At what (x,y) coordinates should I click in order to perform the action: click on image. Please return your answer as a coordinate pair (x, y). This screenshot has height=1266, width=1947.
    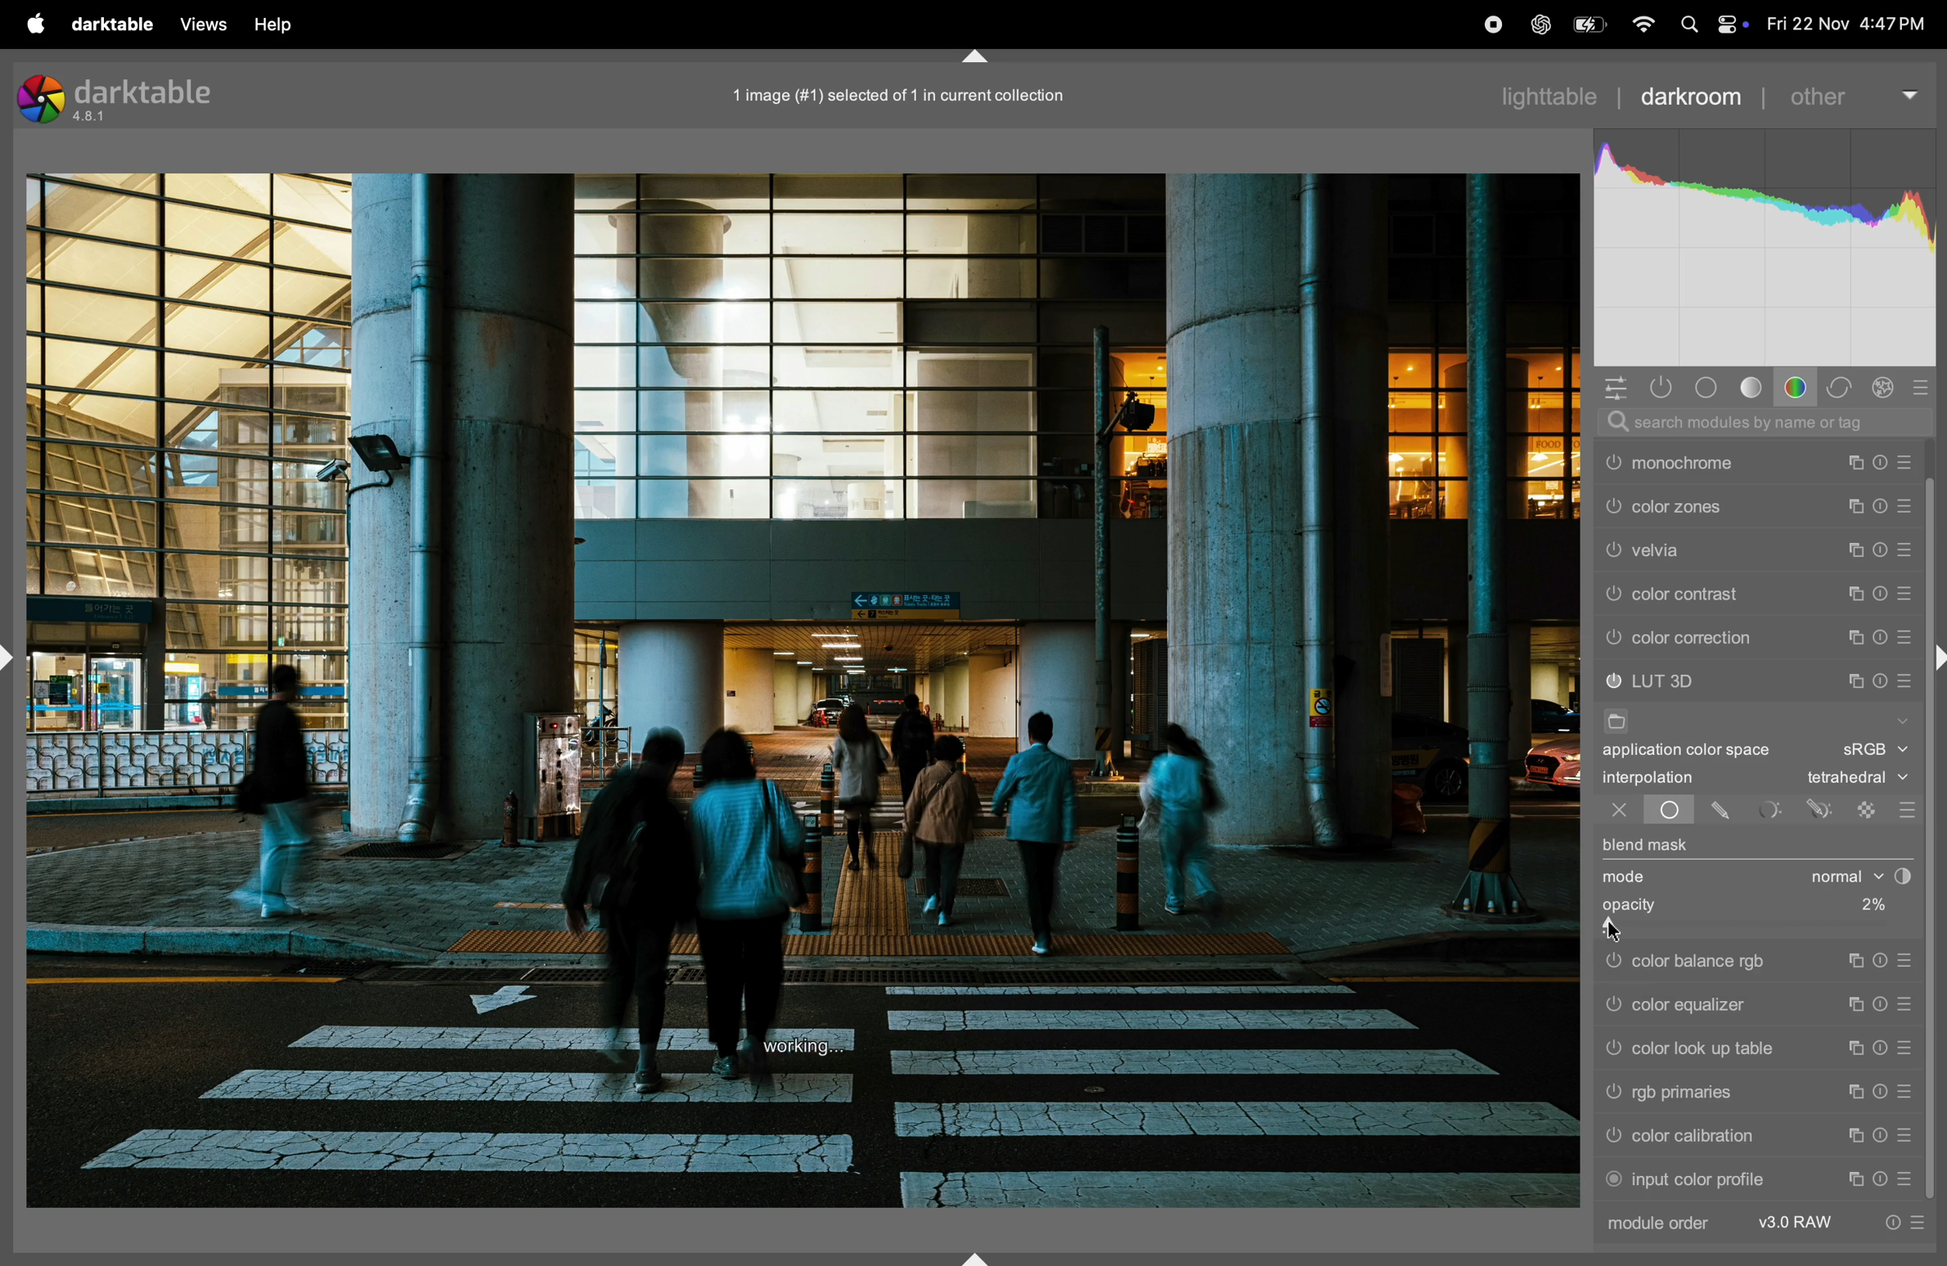
    Looking at the image, I should click on (807, 692).